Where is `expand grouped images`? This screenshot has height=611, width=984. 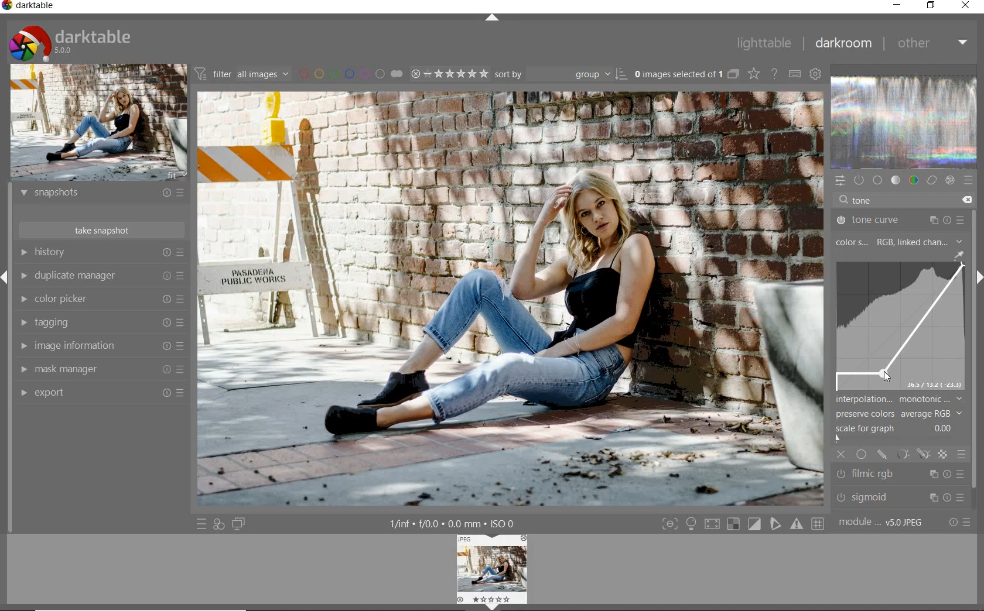 expand grouped images is located at coordinates (686, 74).